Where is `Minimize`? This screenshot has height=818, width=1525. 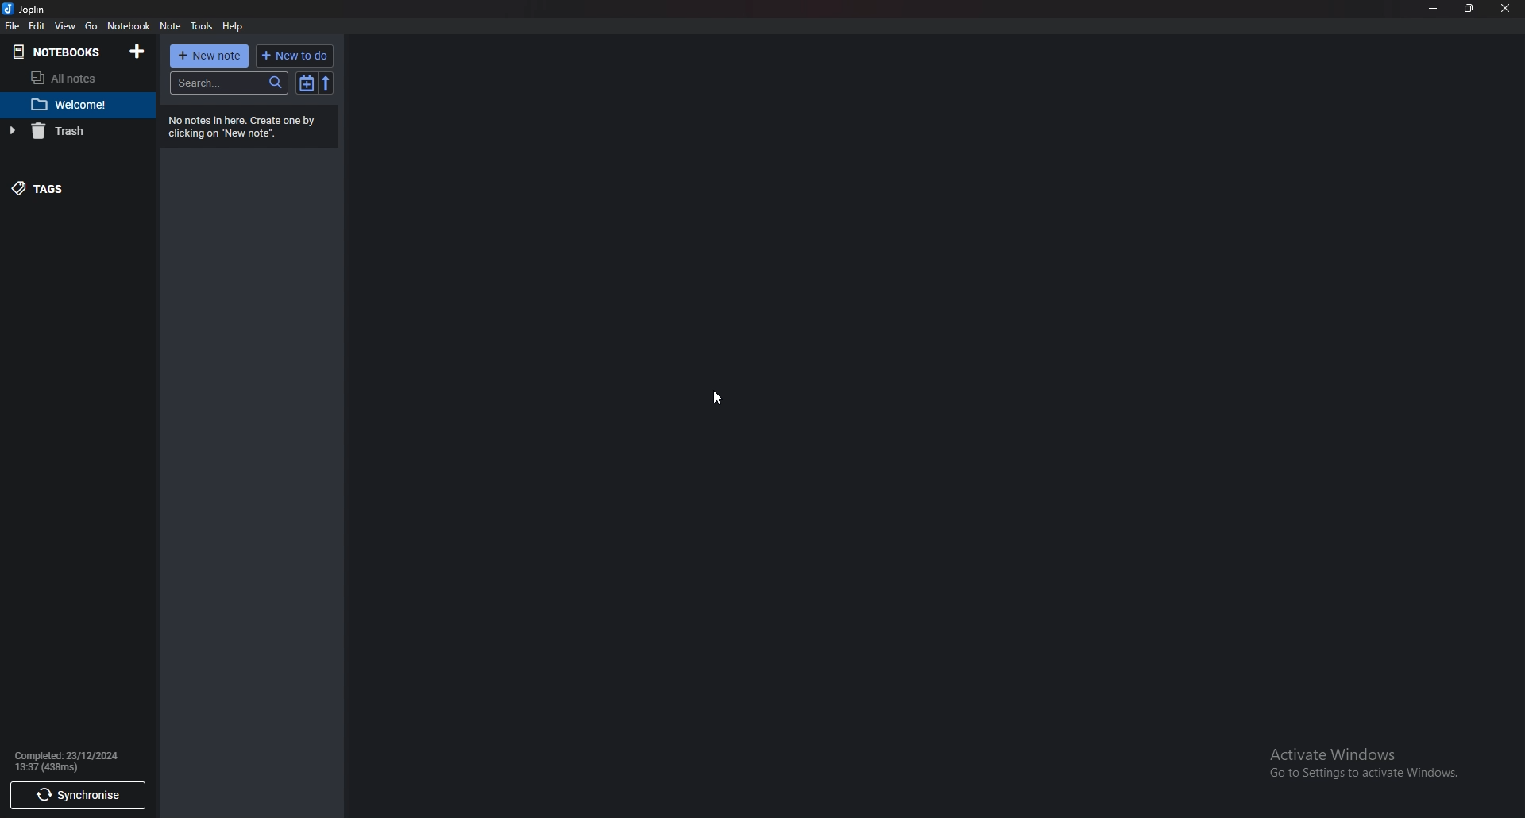 Minimize is located at coordinates (1435, 8).